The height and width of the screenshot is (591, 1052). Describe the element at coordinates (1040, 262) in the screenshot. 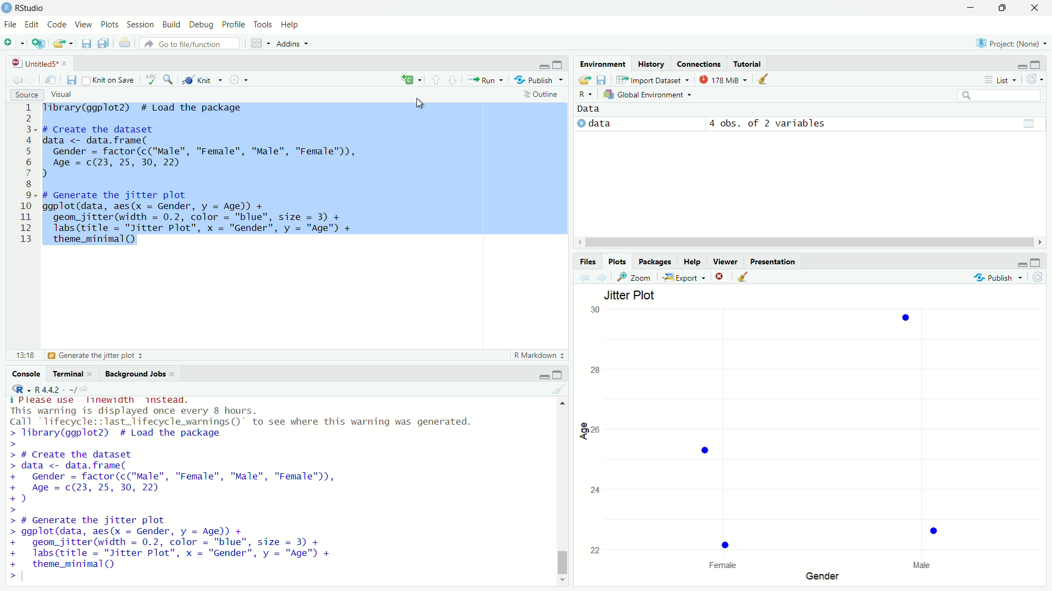

I see `maximize` at that location.